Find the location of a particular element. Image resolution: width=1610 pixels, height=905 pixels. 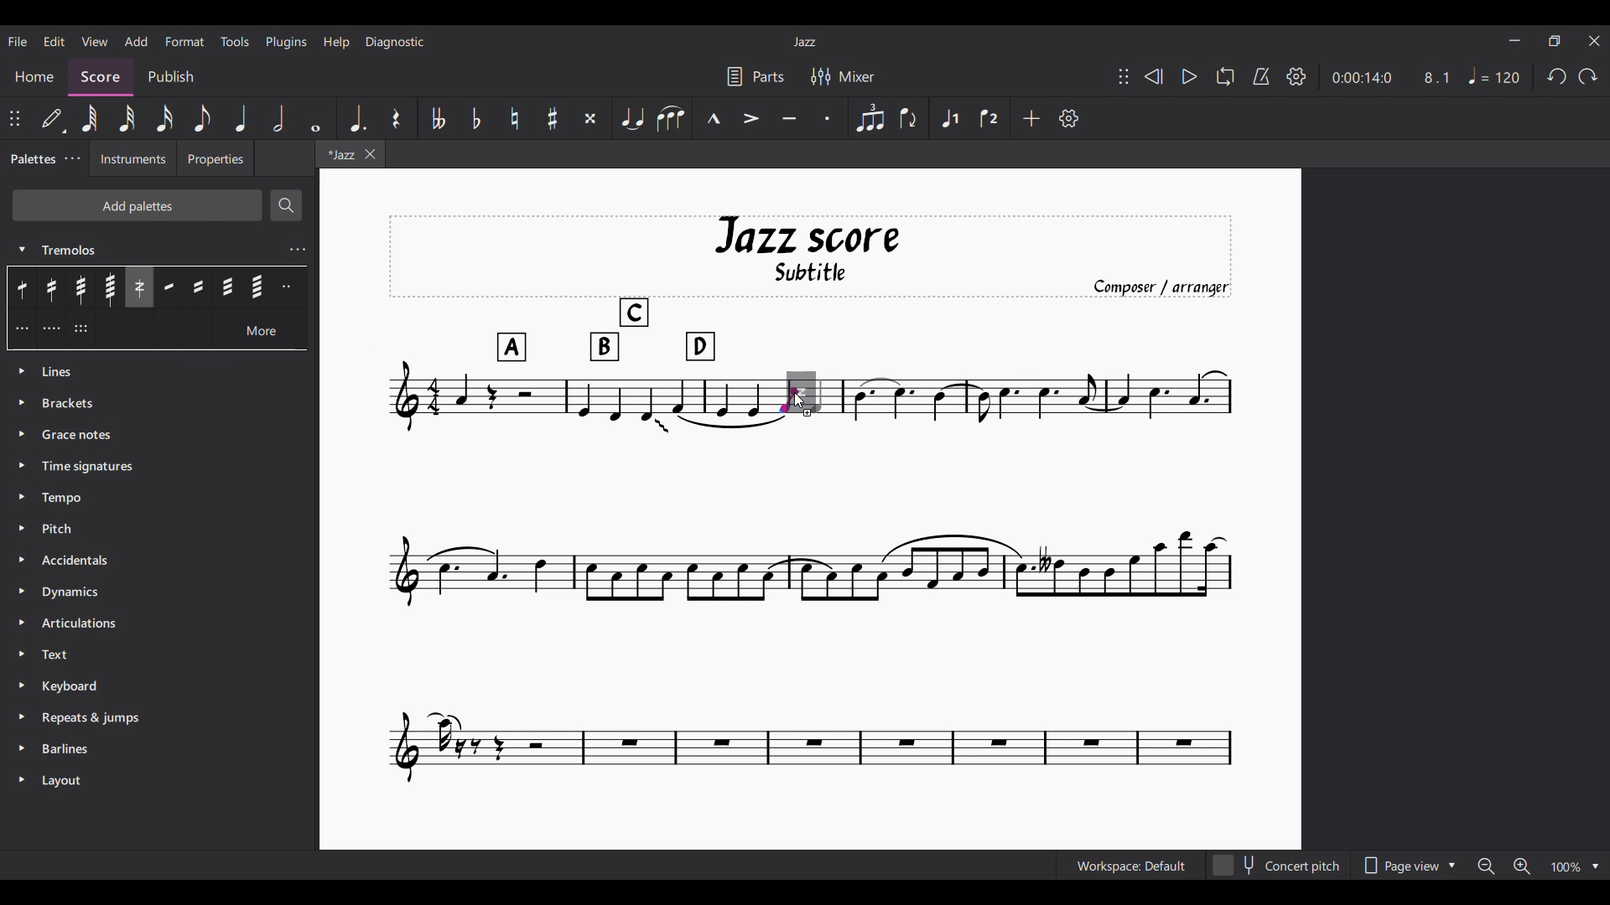

64th between notes is located at coordinates (257, 287).